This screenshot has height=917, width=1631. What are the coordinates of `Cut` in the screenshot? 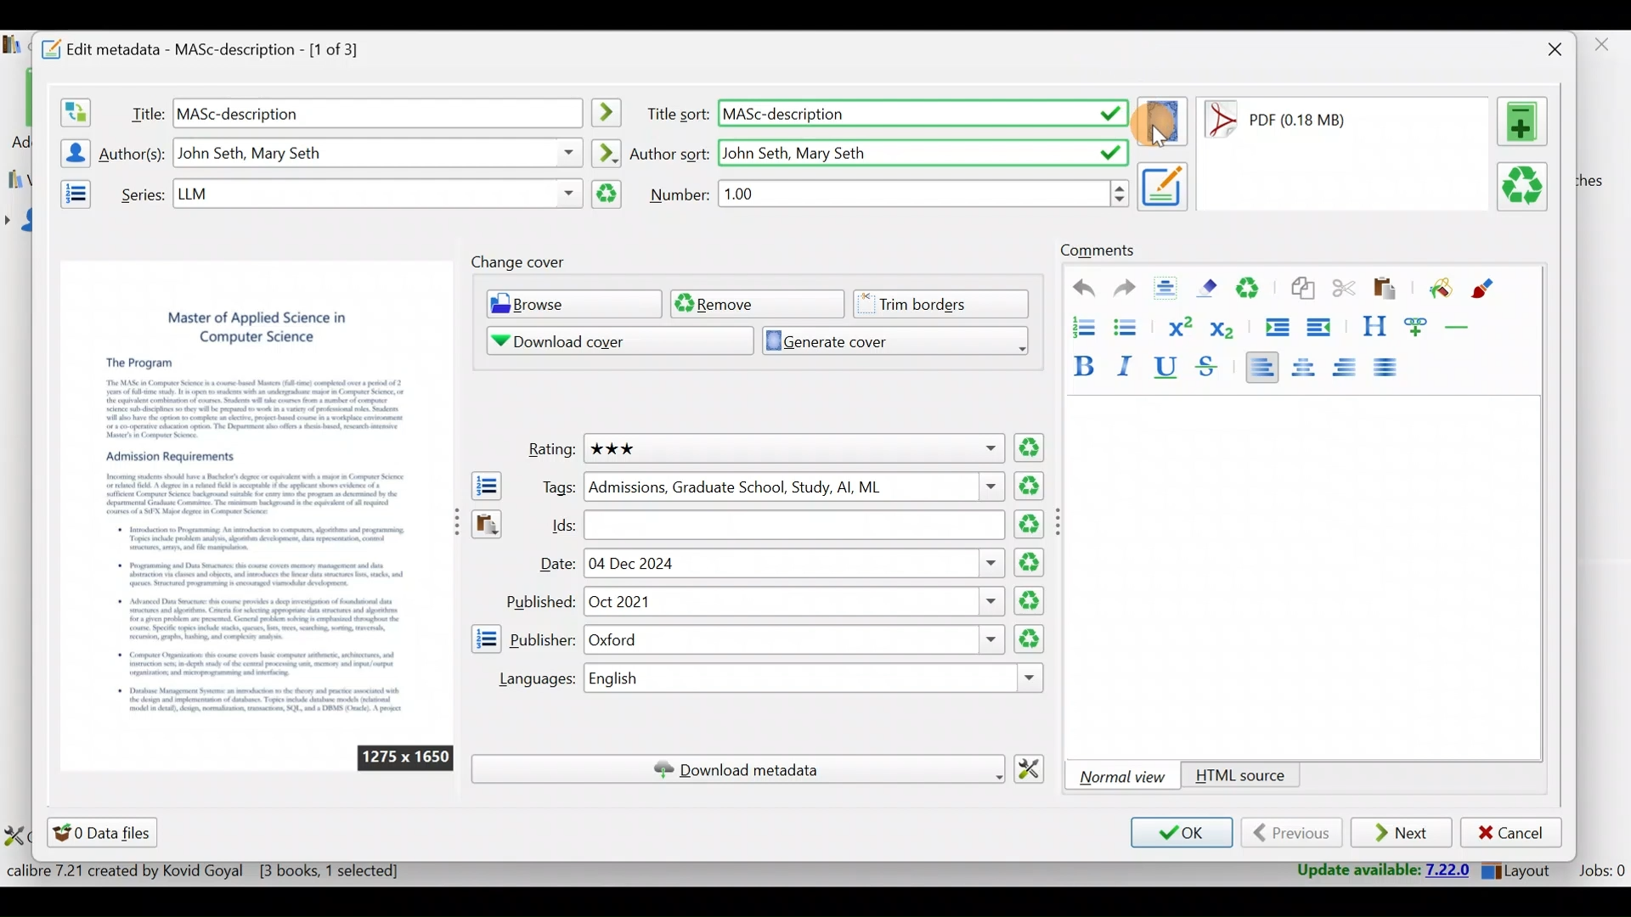 It's located at (1344, 291).